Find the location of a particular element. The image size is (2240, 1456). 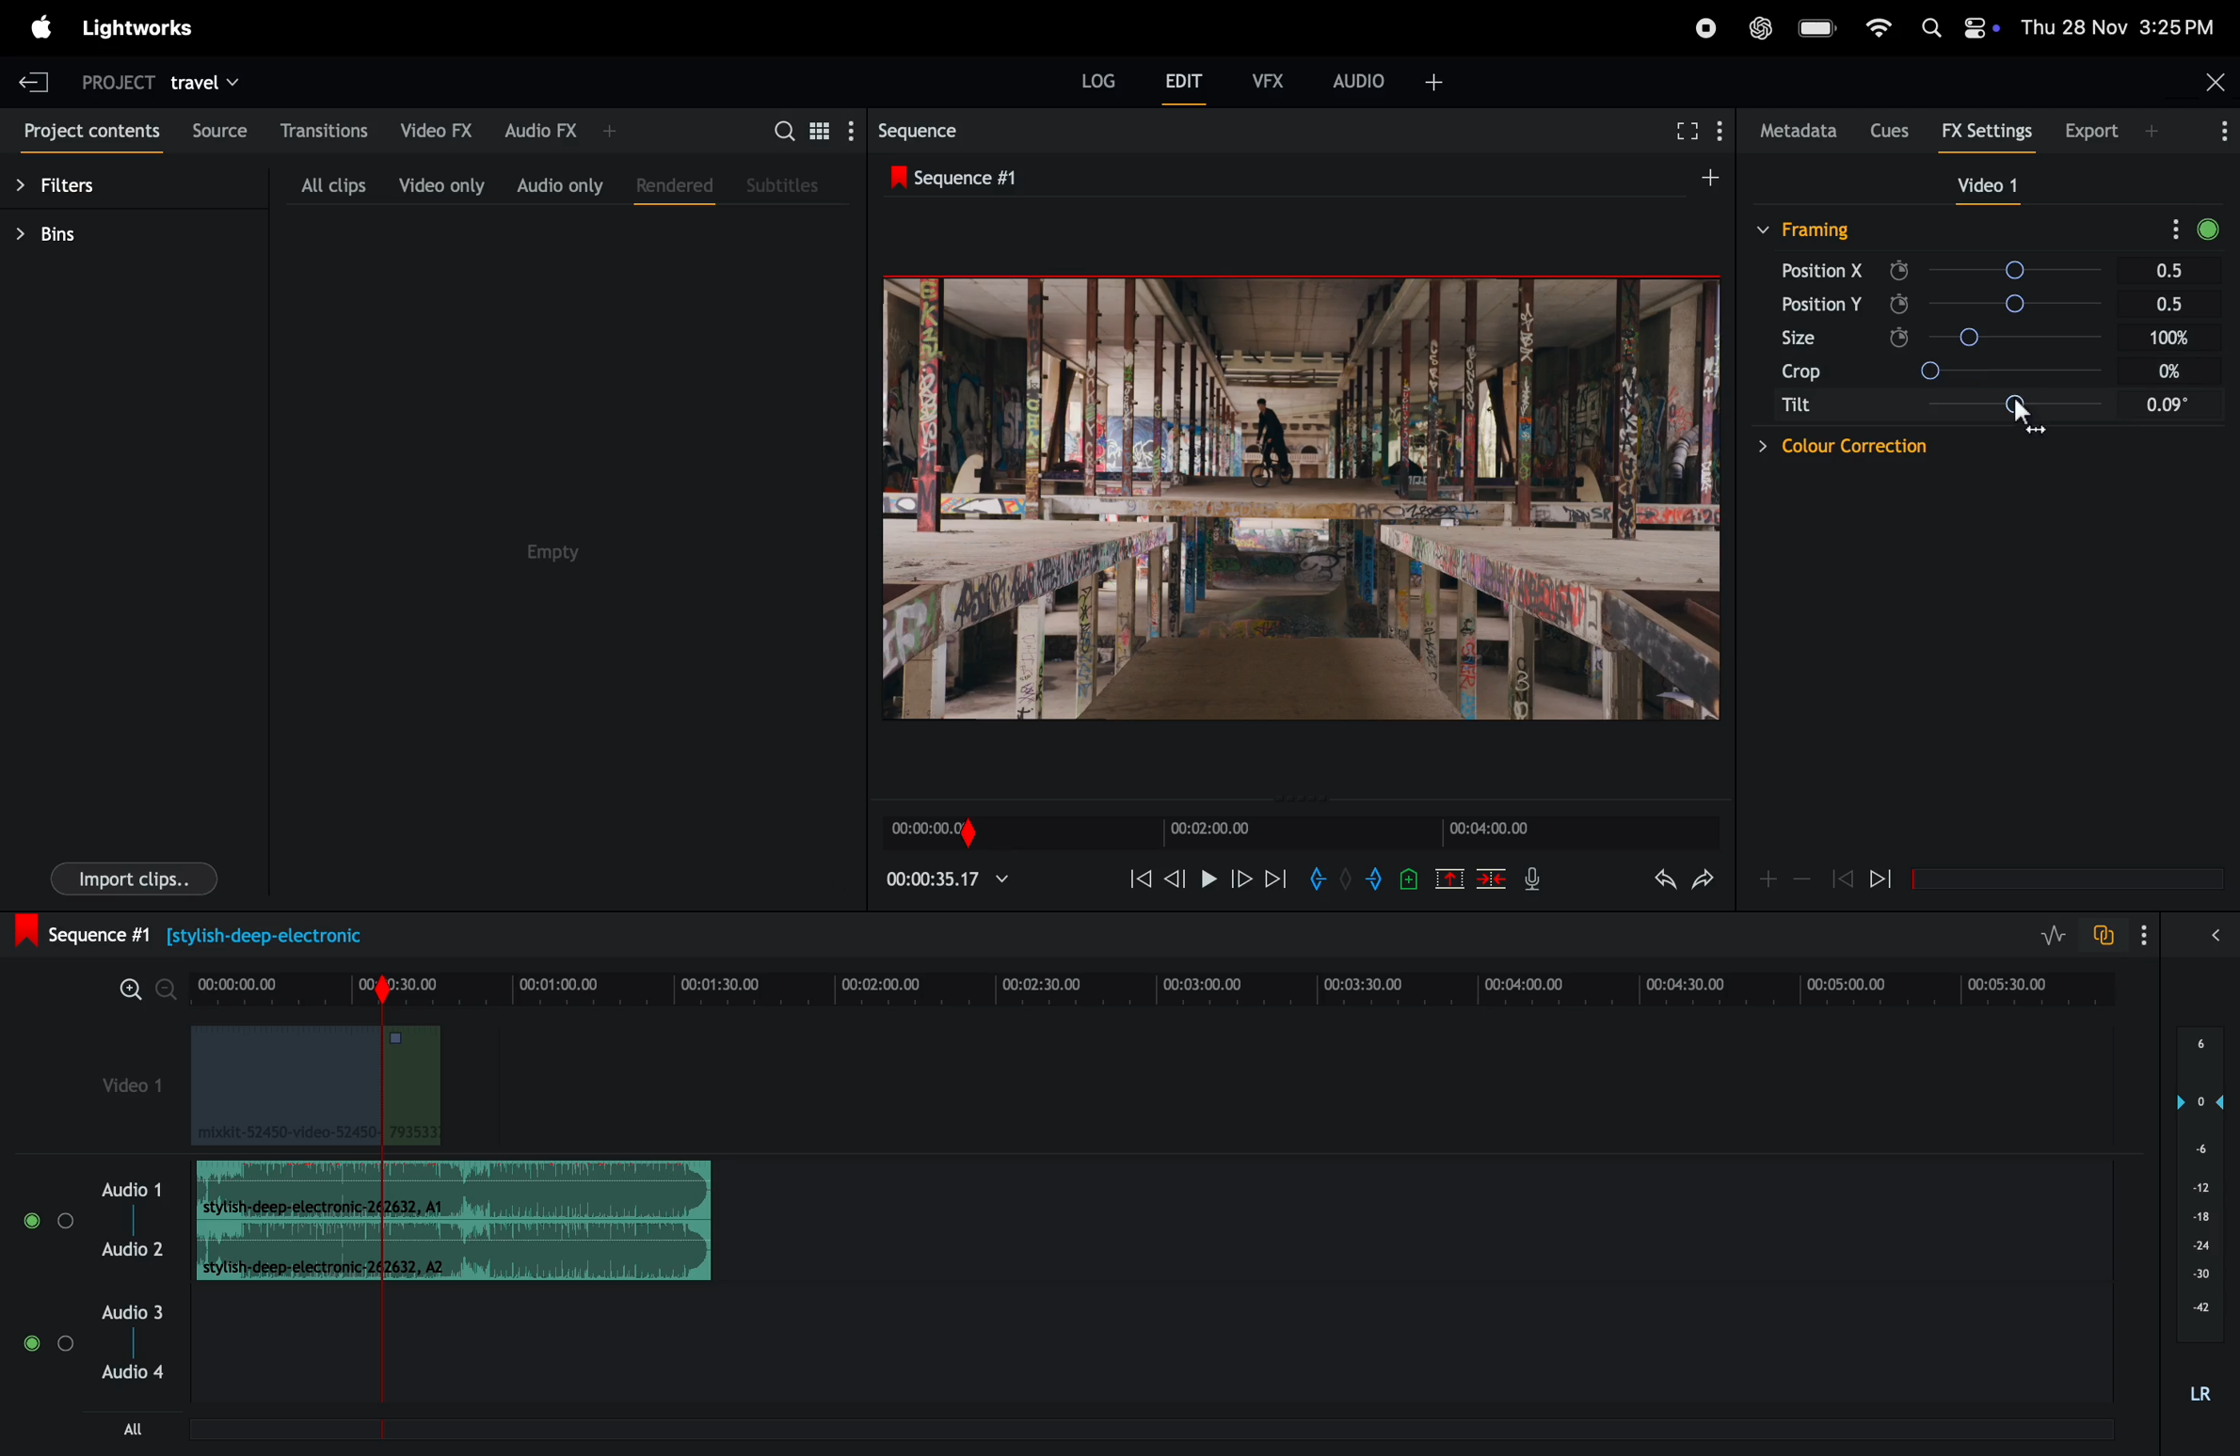

close is located at coordinates (2213, 82).